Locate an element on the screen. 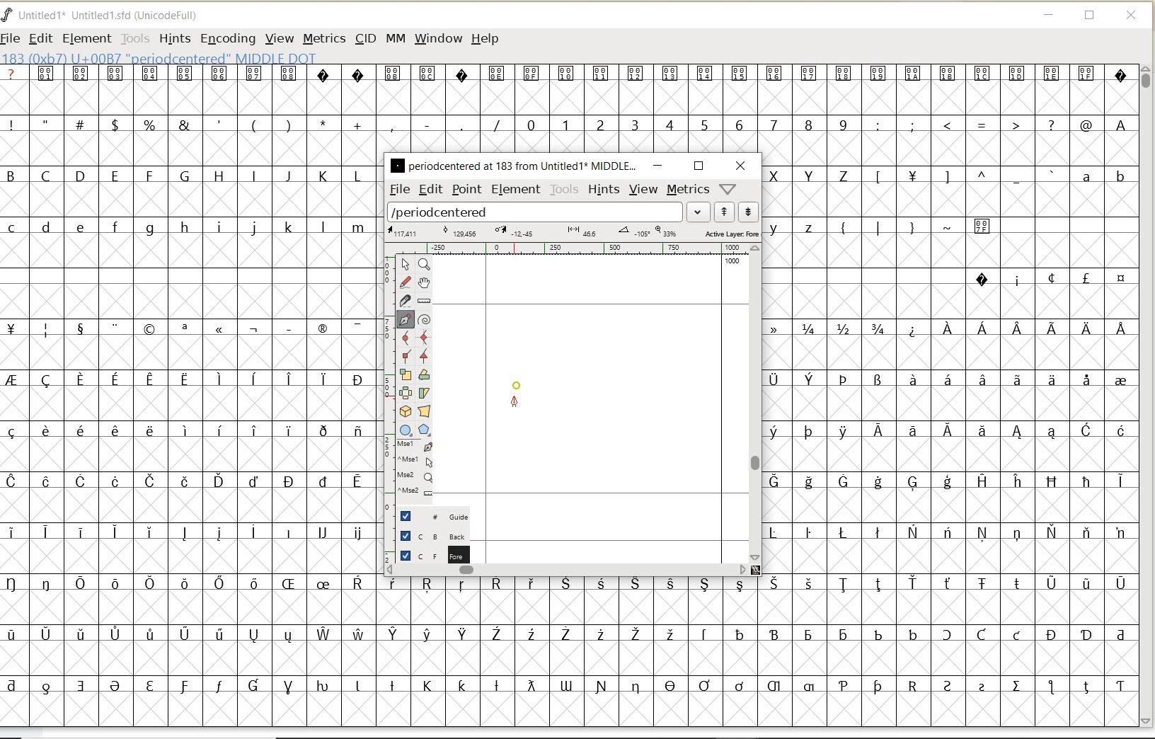 The image size is (1155, 739). FontForge Logo is located at coordinates (8, 13).